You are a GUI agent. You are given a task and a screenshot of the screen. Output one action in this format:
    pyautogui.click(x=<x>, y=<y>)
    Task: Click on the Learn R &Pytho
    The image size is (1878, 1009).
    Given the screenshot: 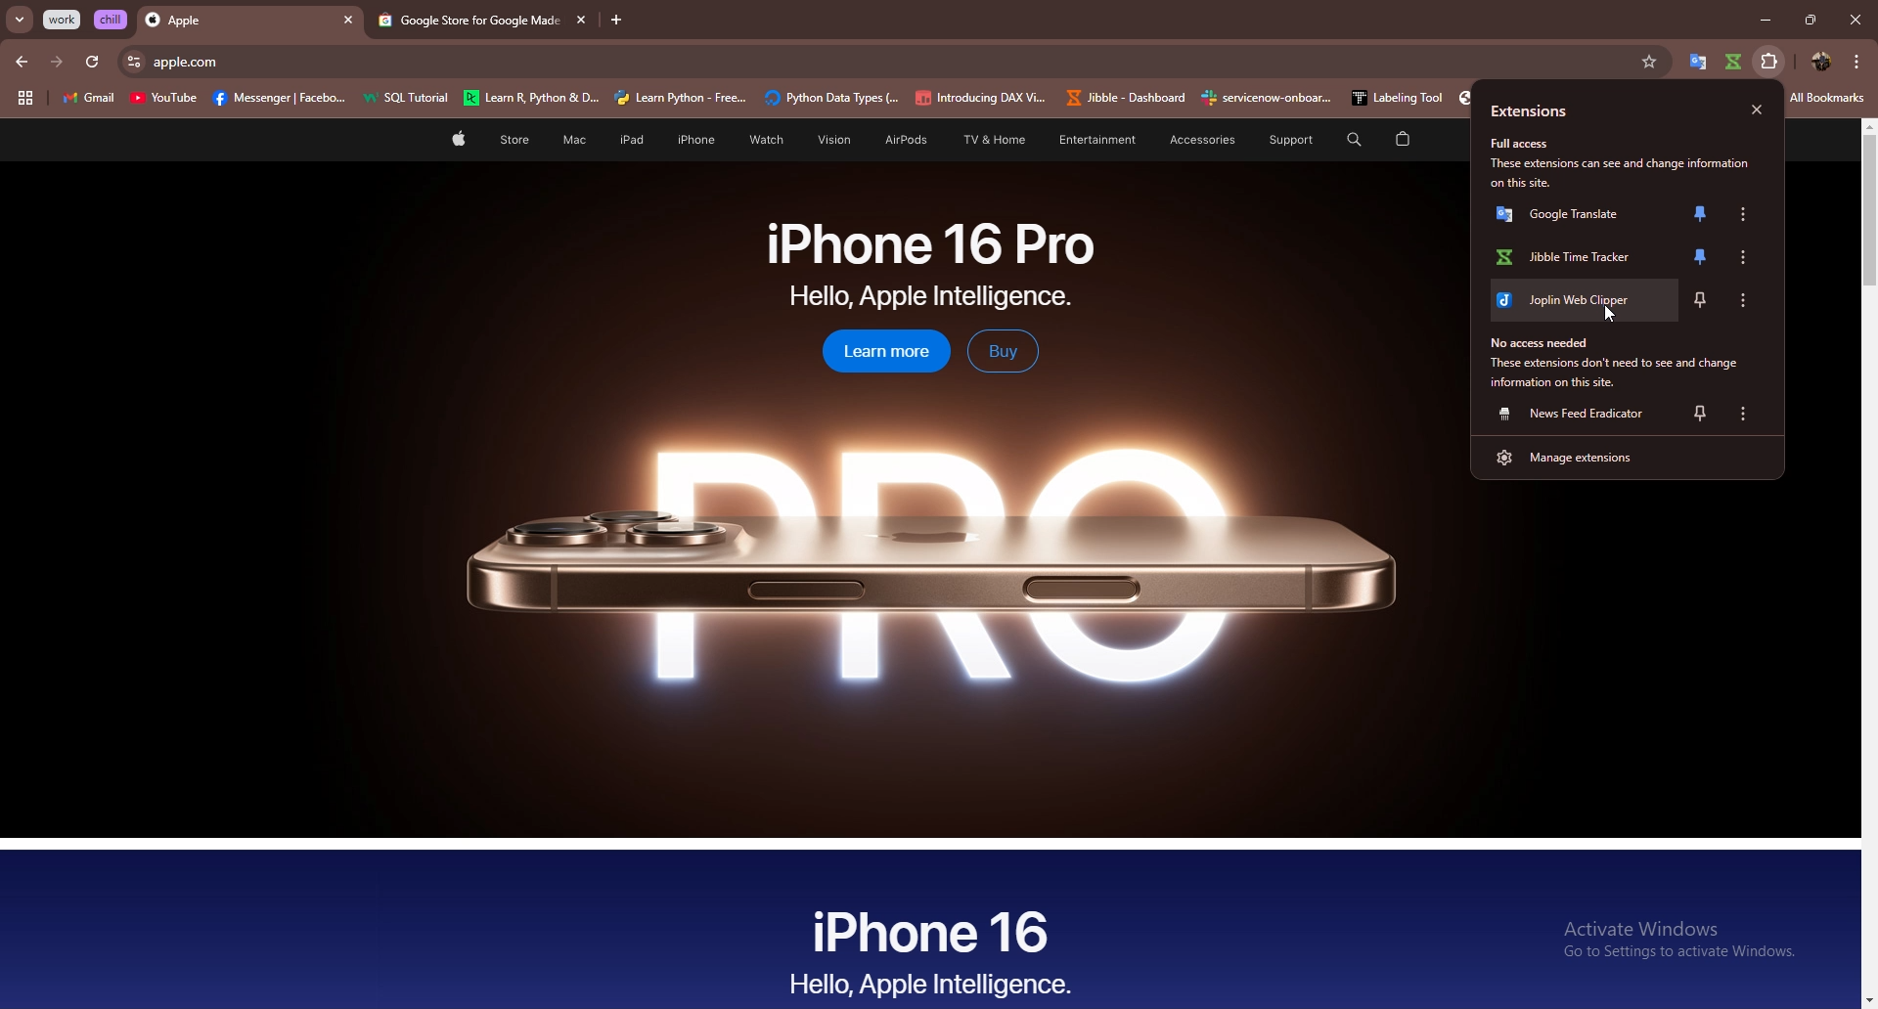 What is the action you would take?
    pyautogui.click(x=532, y=99)
    